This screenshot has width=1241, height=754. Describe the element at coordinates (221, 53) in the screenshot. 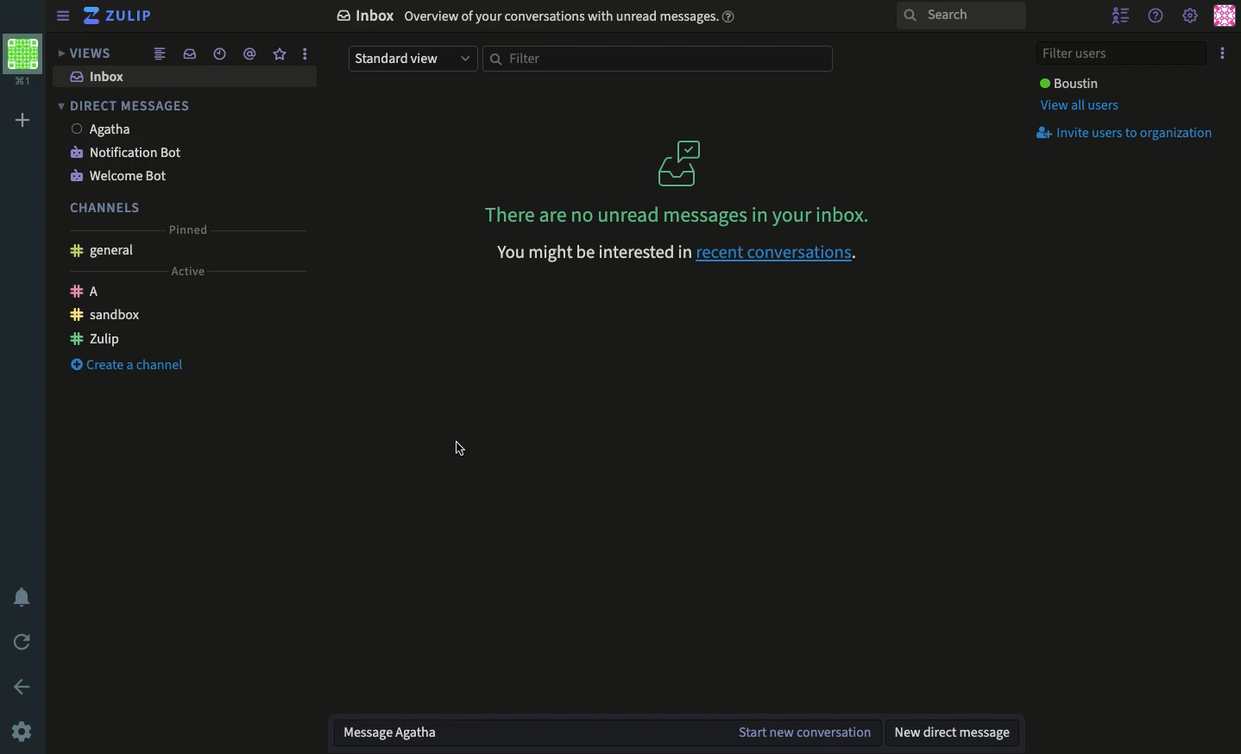

I see `Time` at that location.